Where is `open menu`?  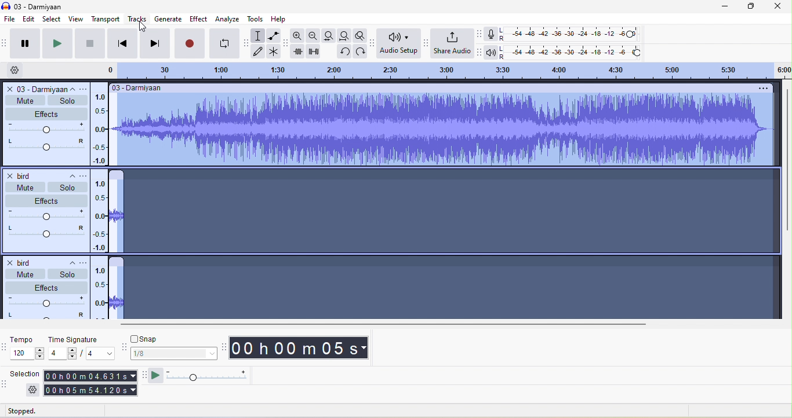 open menu is located at coordinates (86, 175).